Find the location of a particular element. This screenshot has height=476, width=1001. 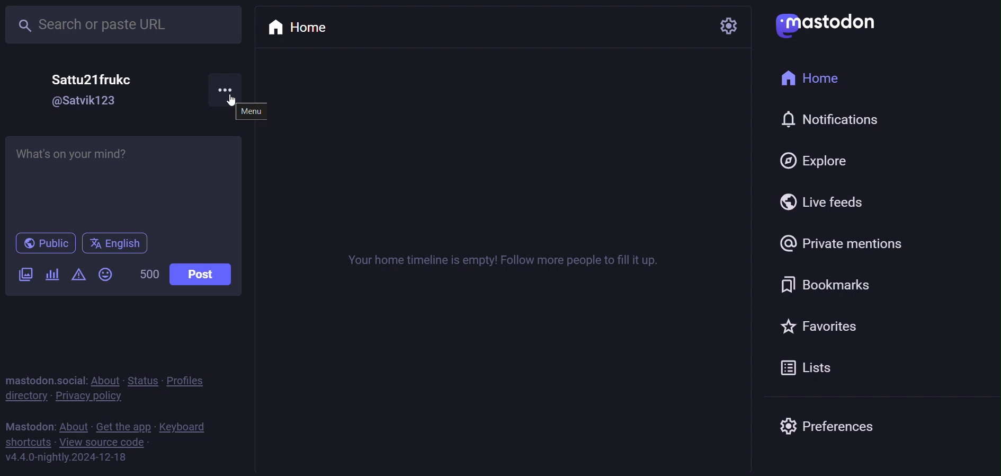

Search or paste URL is located at coordinates (124, 22).